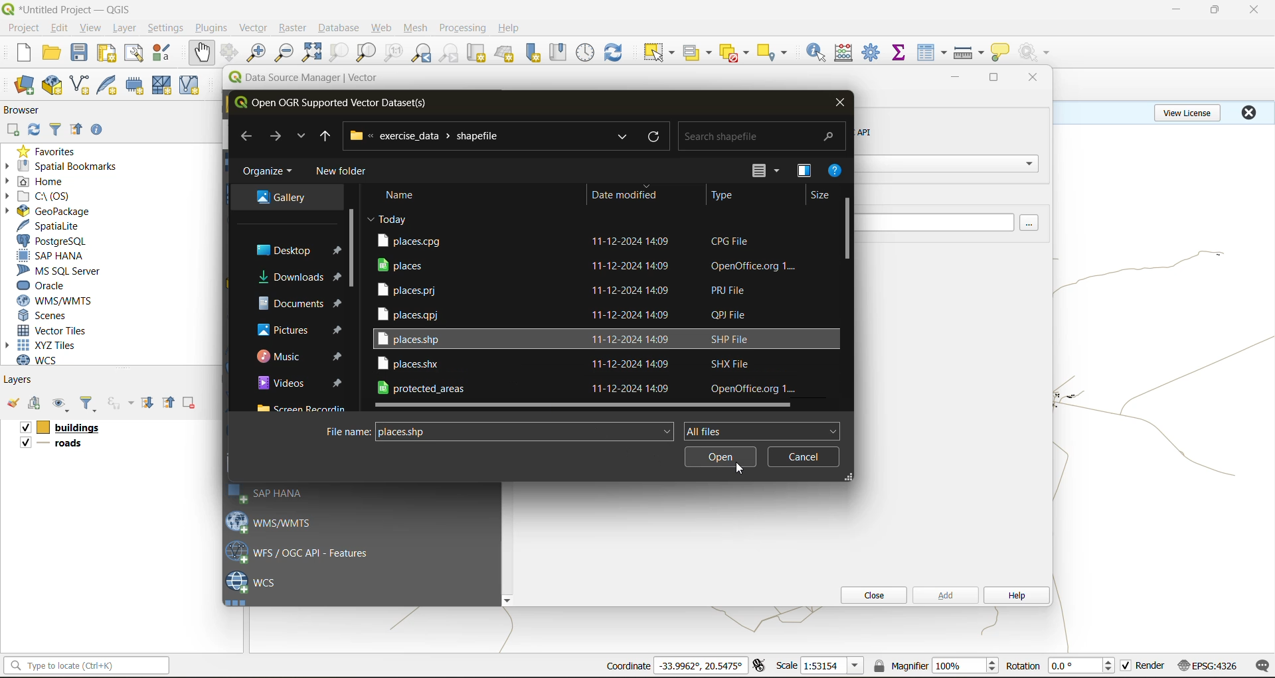 The image size is (1275, 678). I want to click on new spatial bookmark, so click(534, 53).